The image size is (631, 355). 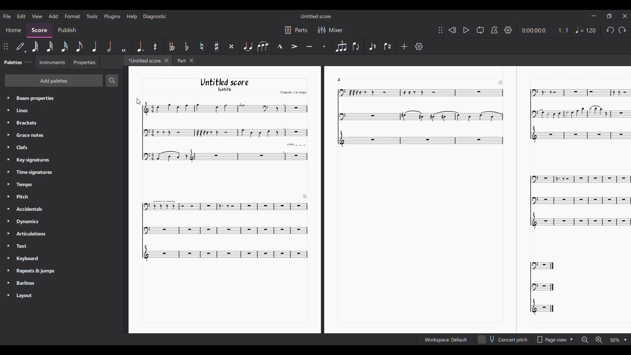 I want to click on , so click(x=8, y=283).